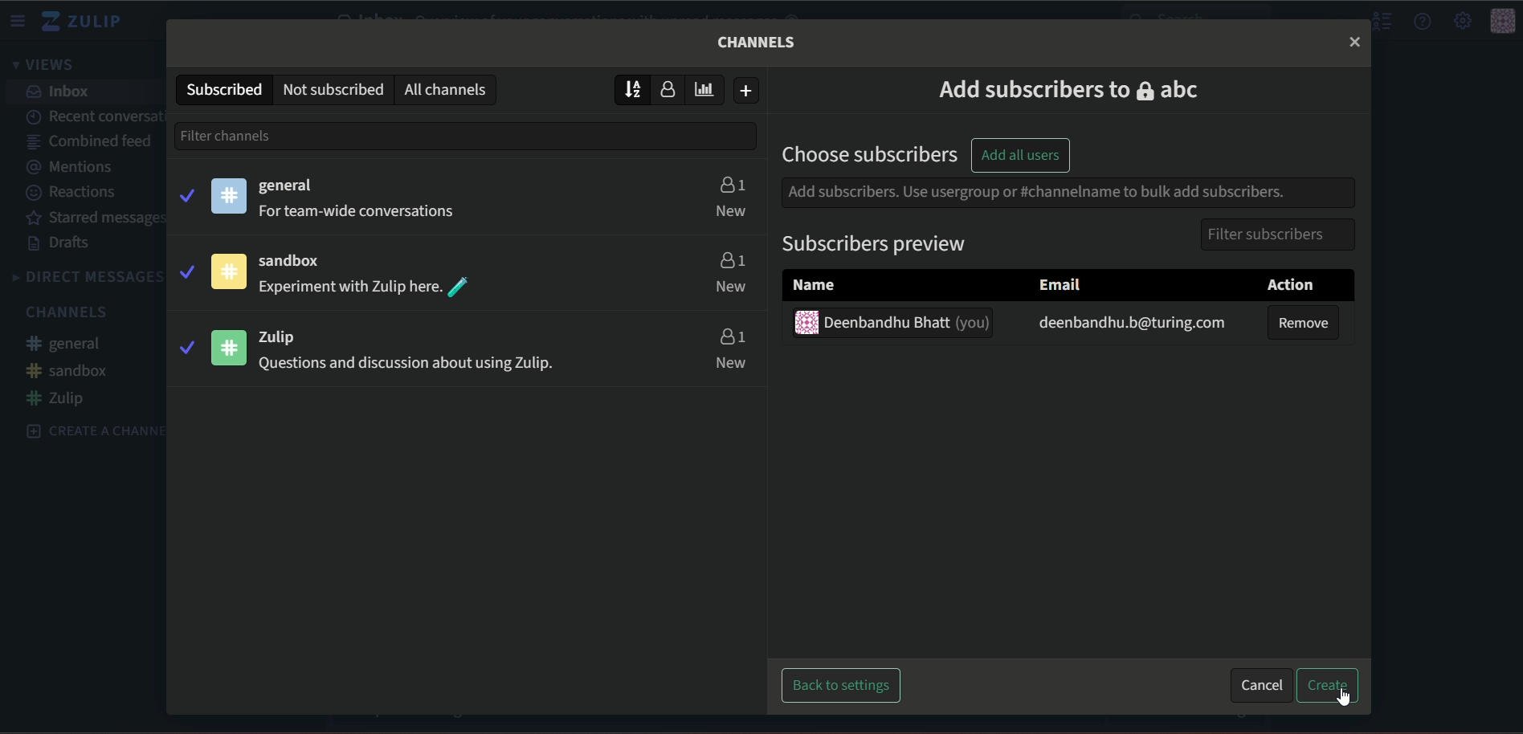  Describe the element at coordinates (733, 363) in the screenshot. I see `new` at that location.